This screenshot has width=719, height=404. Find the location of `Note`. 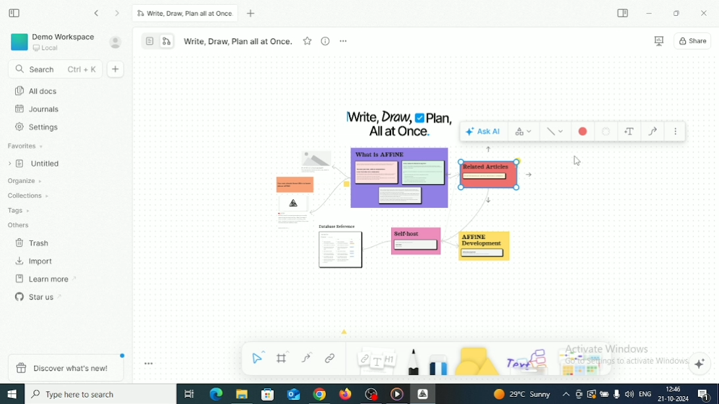

Note is located at coordinates (375, 359).